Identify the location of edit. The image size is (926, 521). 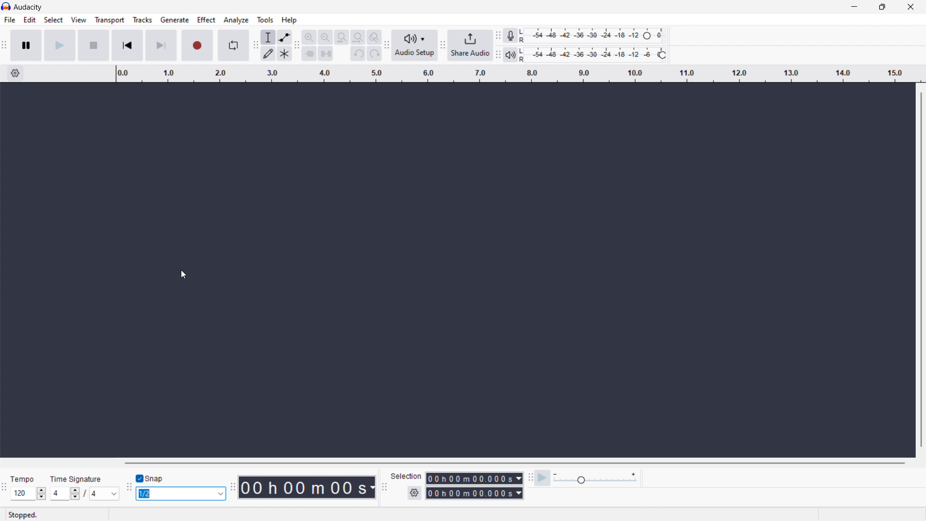
(30, 20).